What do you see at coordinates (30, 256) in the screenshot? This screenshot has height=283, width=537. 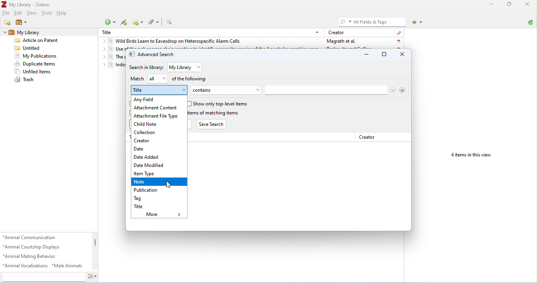 I see `animal mating behavior` at bounding box center [30, 256].